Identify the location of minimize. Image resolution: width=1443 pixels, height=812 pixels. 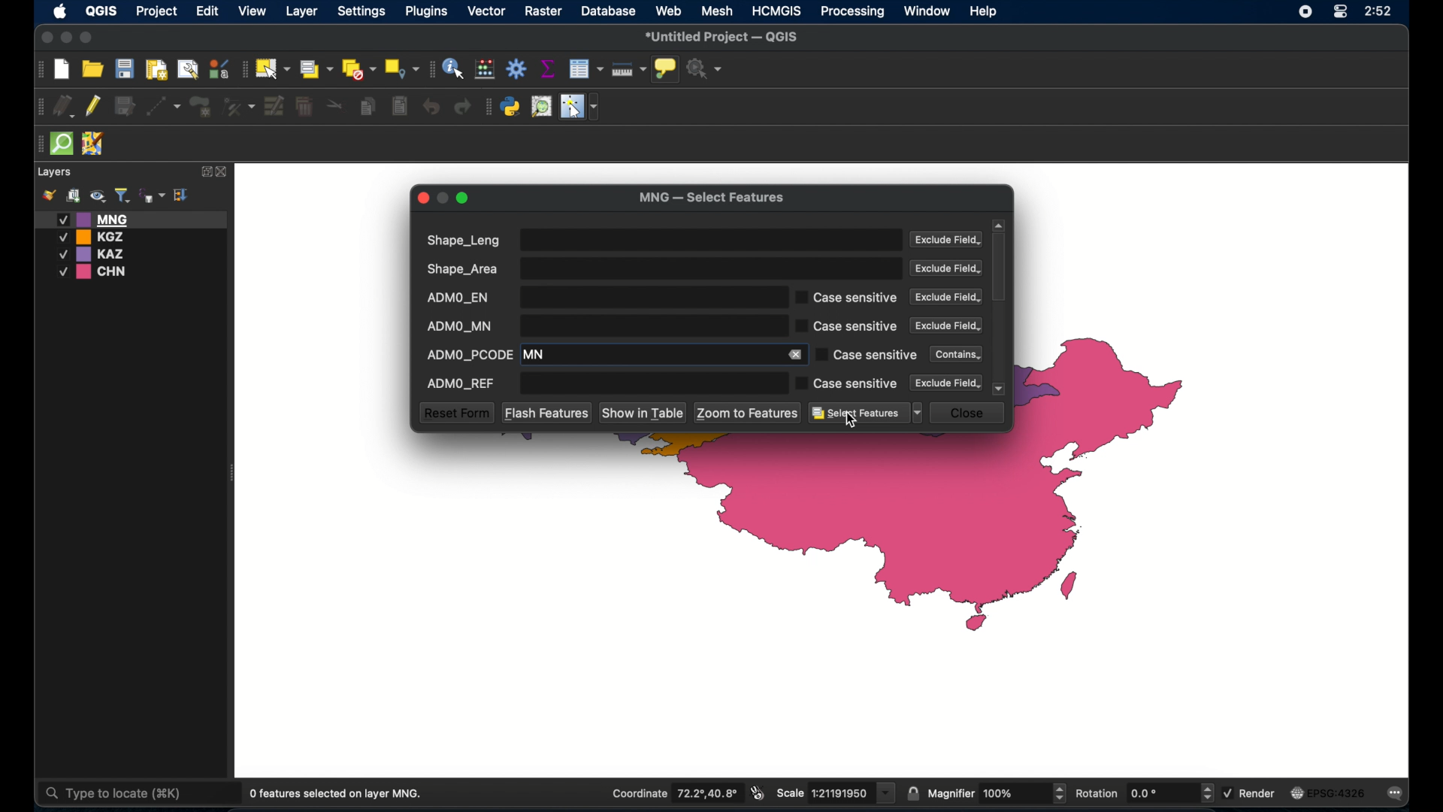
(68, 38).